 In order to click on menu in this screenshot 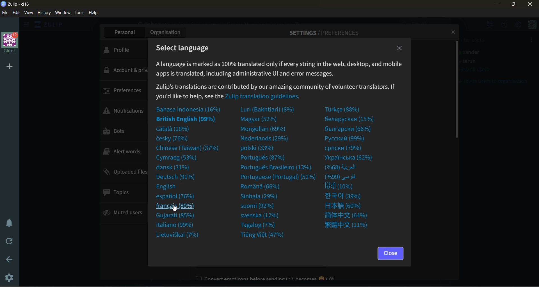, I will do `click(526, 26)`.